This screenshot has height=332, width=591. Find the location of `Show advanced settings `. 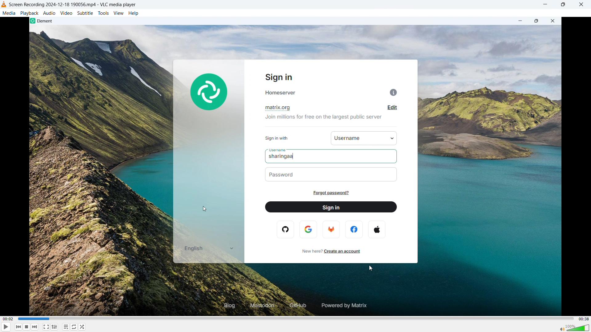

Show advanced settings  is located at coordinates (54, 327).